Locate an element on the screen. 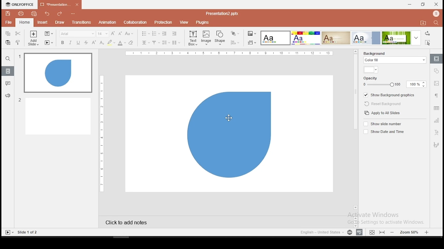 Image resolution: width=444 pixels, height=249 pixels. reset background is located at coordinates (383, 104).